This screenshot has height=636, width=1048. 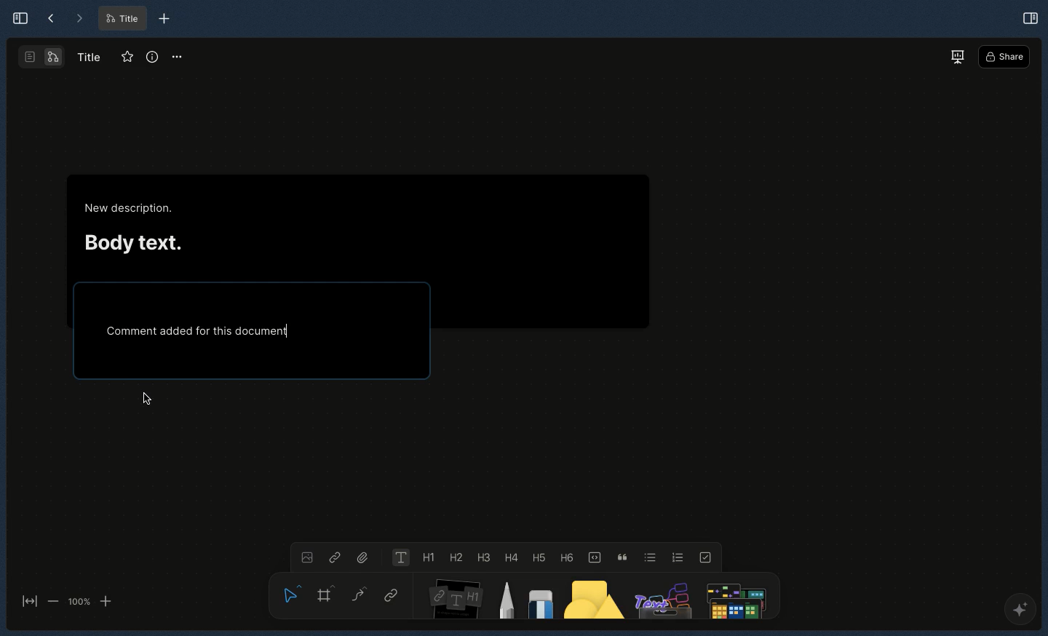 I want to click on Quote, so click(x=620, y=556).